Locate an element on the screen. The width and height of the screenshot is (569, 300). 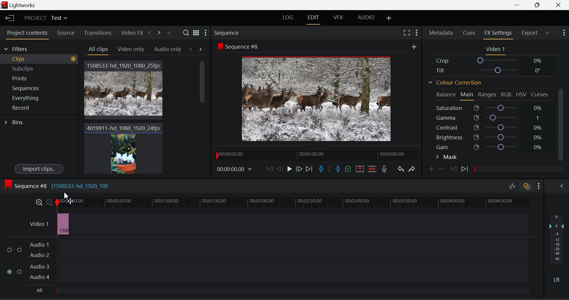
Remove marked section is located at coordinates (359, 168).